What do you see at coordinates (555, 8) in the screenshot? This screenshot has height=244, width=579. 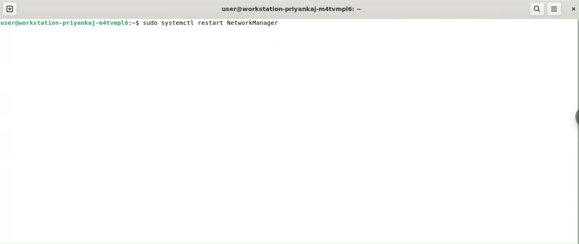 I see `menu` at bounding box center [555, 8].